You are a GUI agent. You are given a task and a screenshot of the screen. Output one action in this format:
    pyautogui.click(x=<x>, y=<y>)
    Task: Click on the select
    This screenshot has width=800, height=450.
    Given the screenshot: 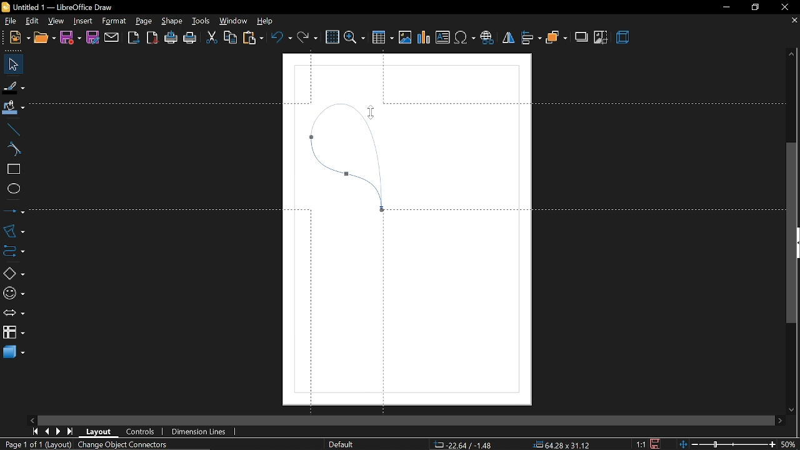 What is the action you would take?
    pyautogui.click(x=11, y=64)
    